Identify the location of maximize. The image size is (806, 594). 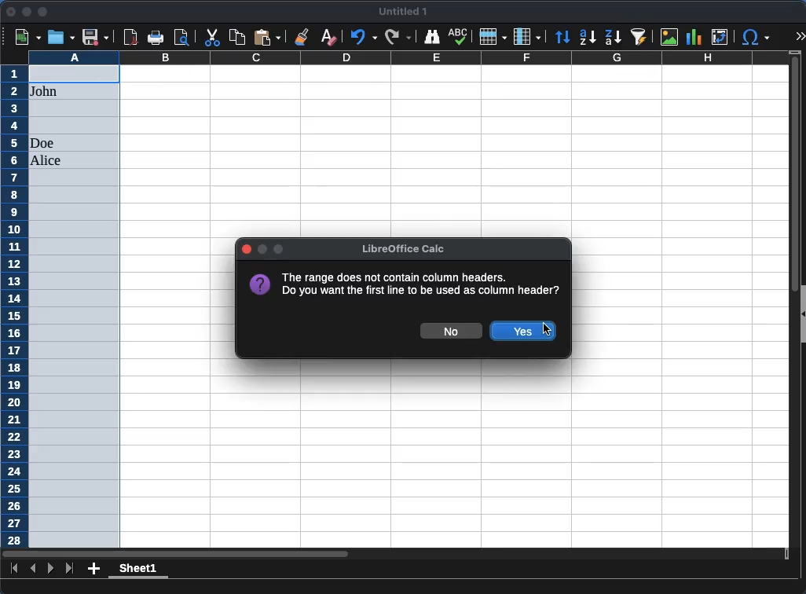
(42, 12).